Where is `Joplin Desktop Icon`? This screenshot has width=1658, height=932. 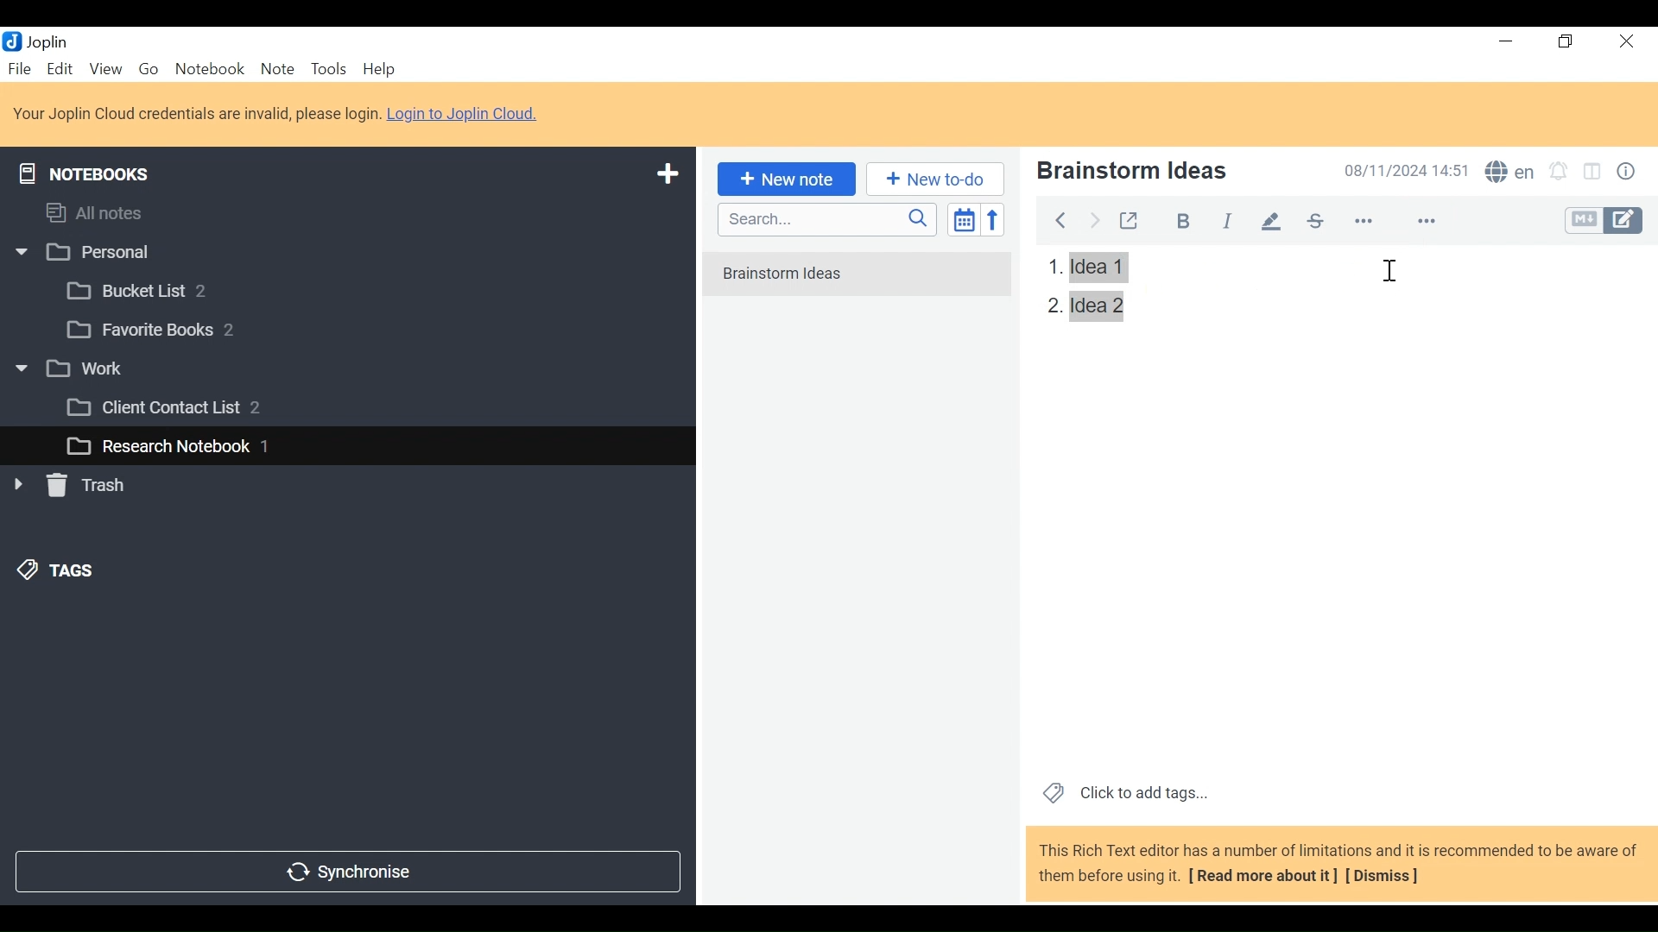
Joplin Desktop Icon is located at coordinates (45, 41).